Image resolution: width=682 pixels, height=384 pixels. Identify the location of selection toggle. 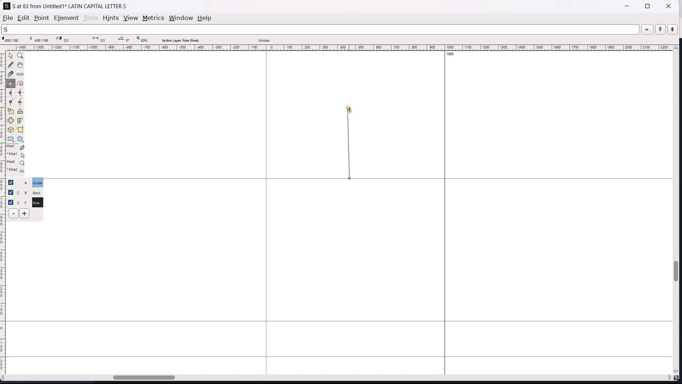
(11, 202).